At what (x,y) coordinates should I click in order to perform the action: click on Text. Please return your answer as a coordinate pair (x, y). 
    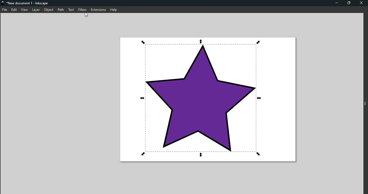
    Looking at the image, I should click on (71, 10).